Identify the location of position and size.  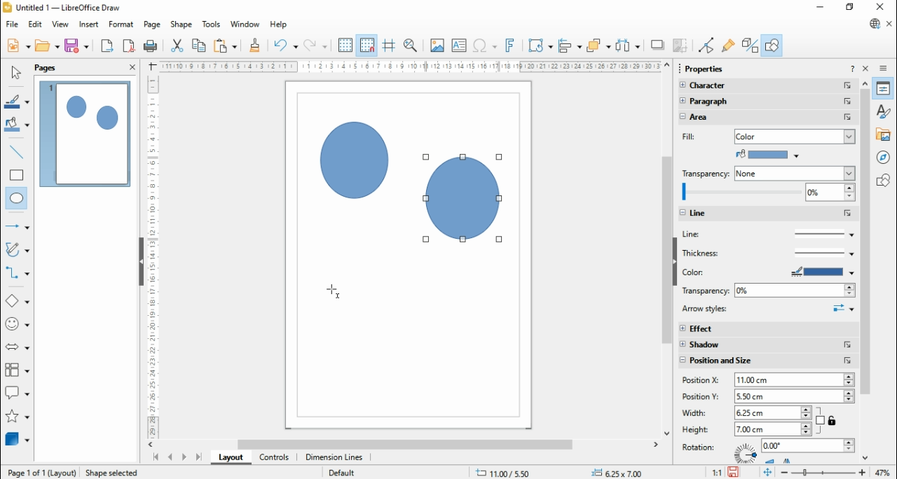
(767, 362).